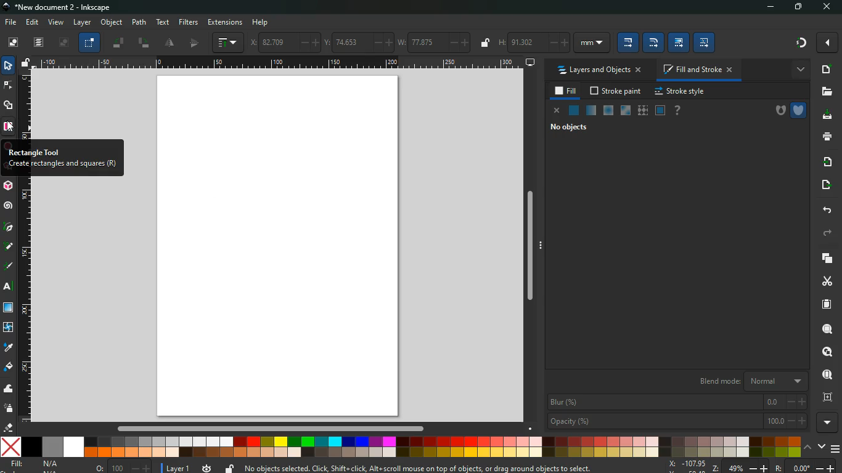  What do you see at coordinates (747, 381) in the screenshot?
I see `blend mode` at bounding box center [747, 381].